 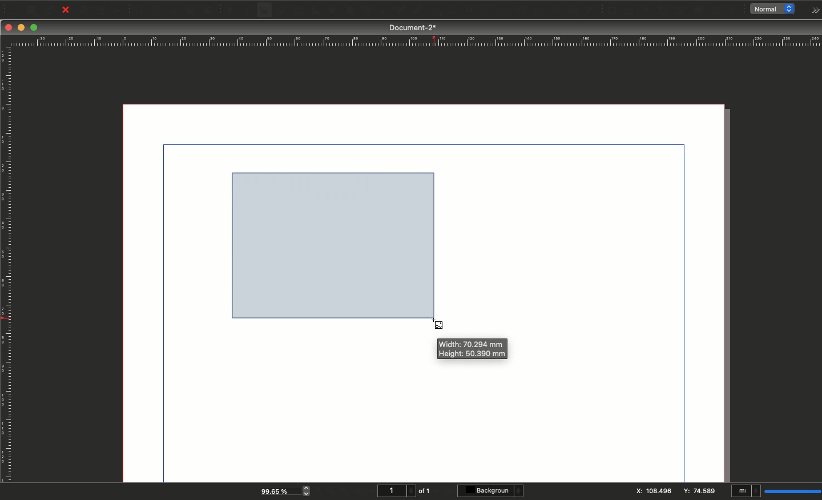 What do you see at coordinates (590, 10) in the screenshot?
I see `Eye dropper` at bounding box center [590, 10].